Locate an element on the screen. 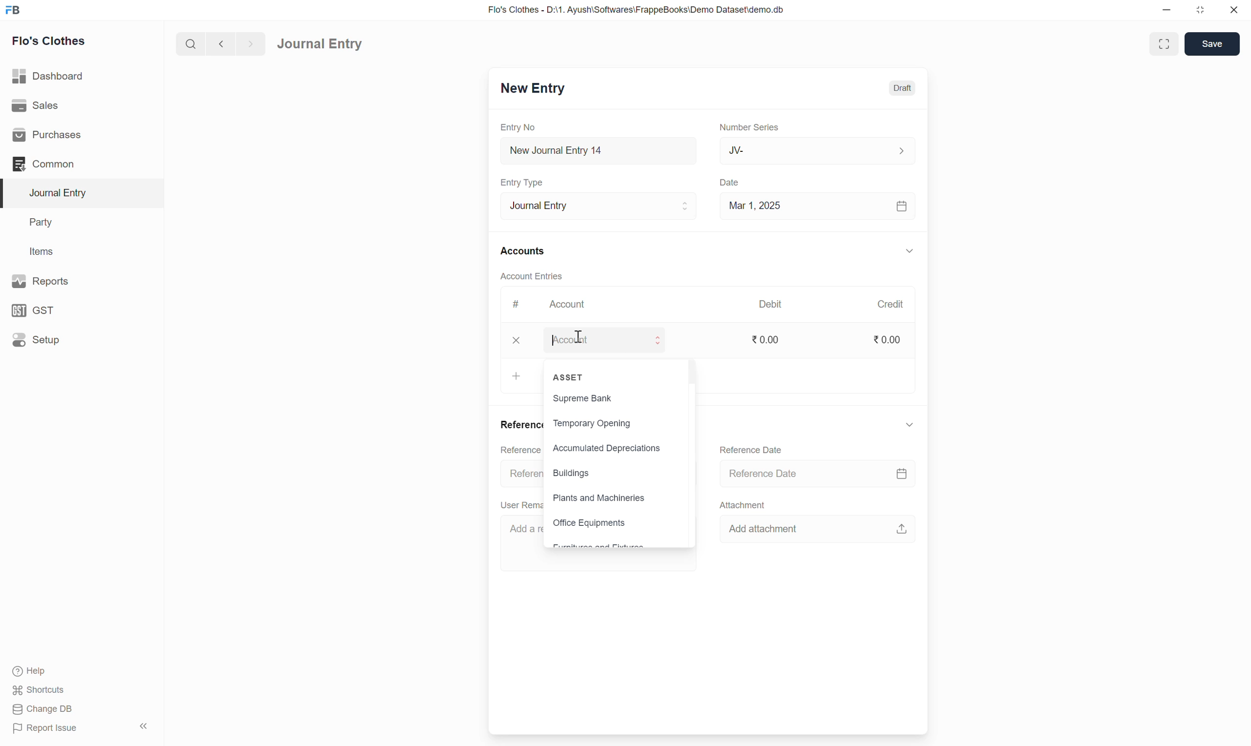 The width and height of the screenshot is (1251, 746). upload is located at coordinates (902, 529).